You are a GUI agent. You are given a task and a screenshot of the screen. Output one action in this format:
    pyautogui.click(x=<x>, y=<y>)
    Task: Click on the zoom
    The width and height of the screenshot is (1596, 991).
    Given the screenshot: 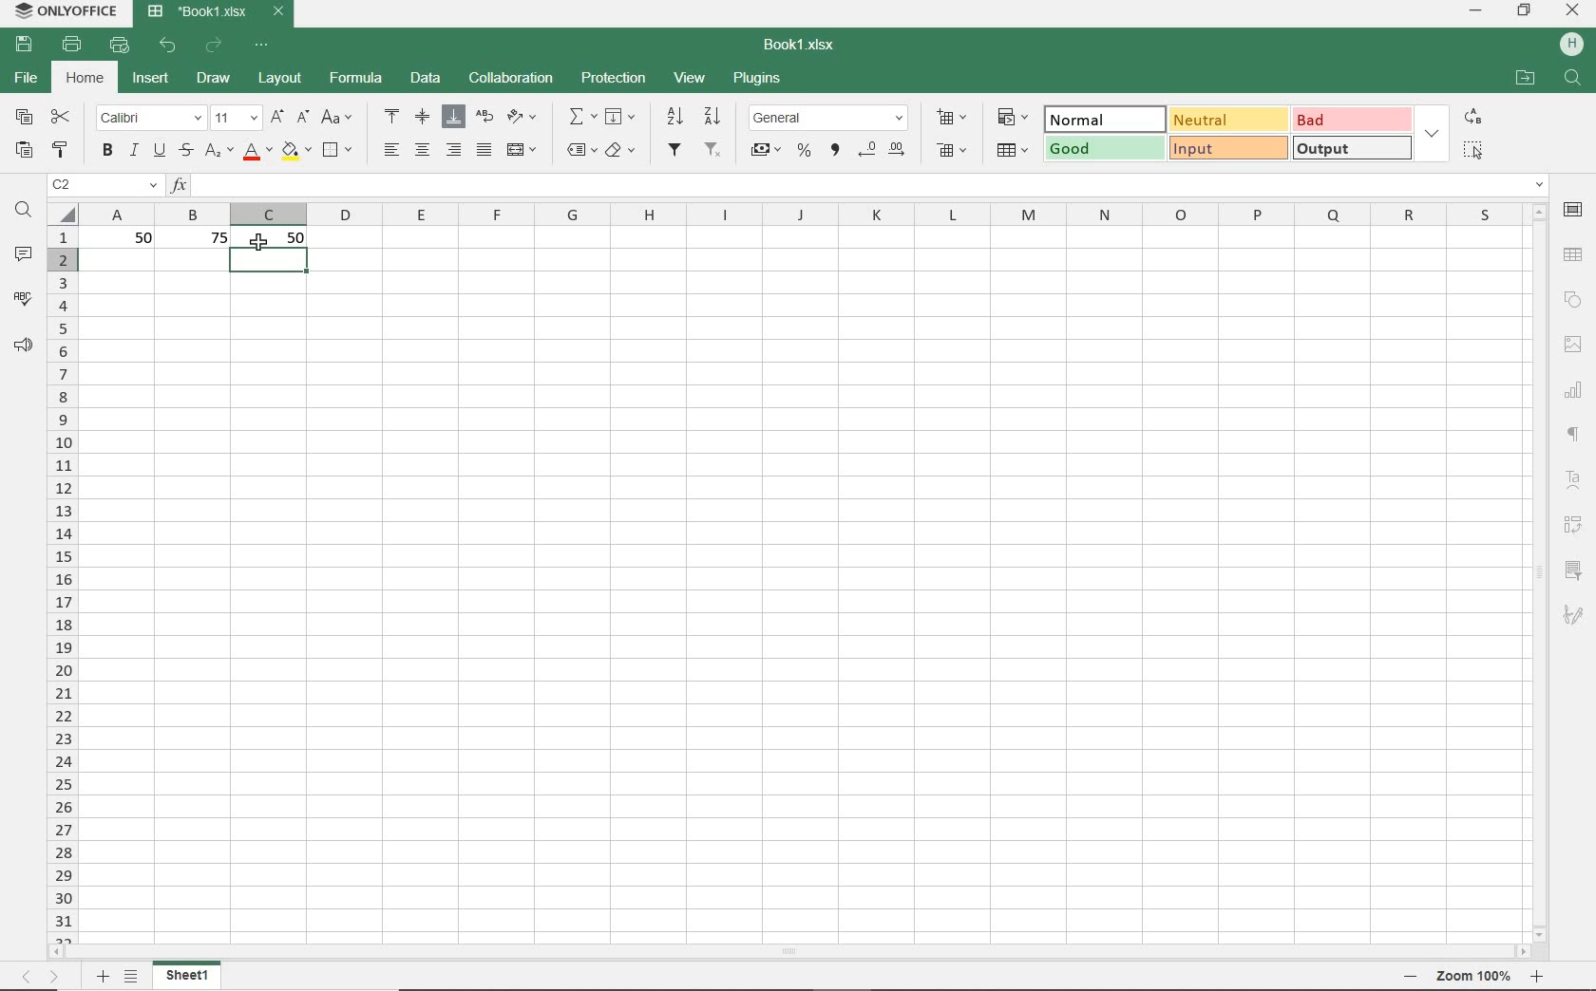 What is the action you would take?
    pyautogui.click(x=1471, y=978)
    